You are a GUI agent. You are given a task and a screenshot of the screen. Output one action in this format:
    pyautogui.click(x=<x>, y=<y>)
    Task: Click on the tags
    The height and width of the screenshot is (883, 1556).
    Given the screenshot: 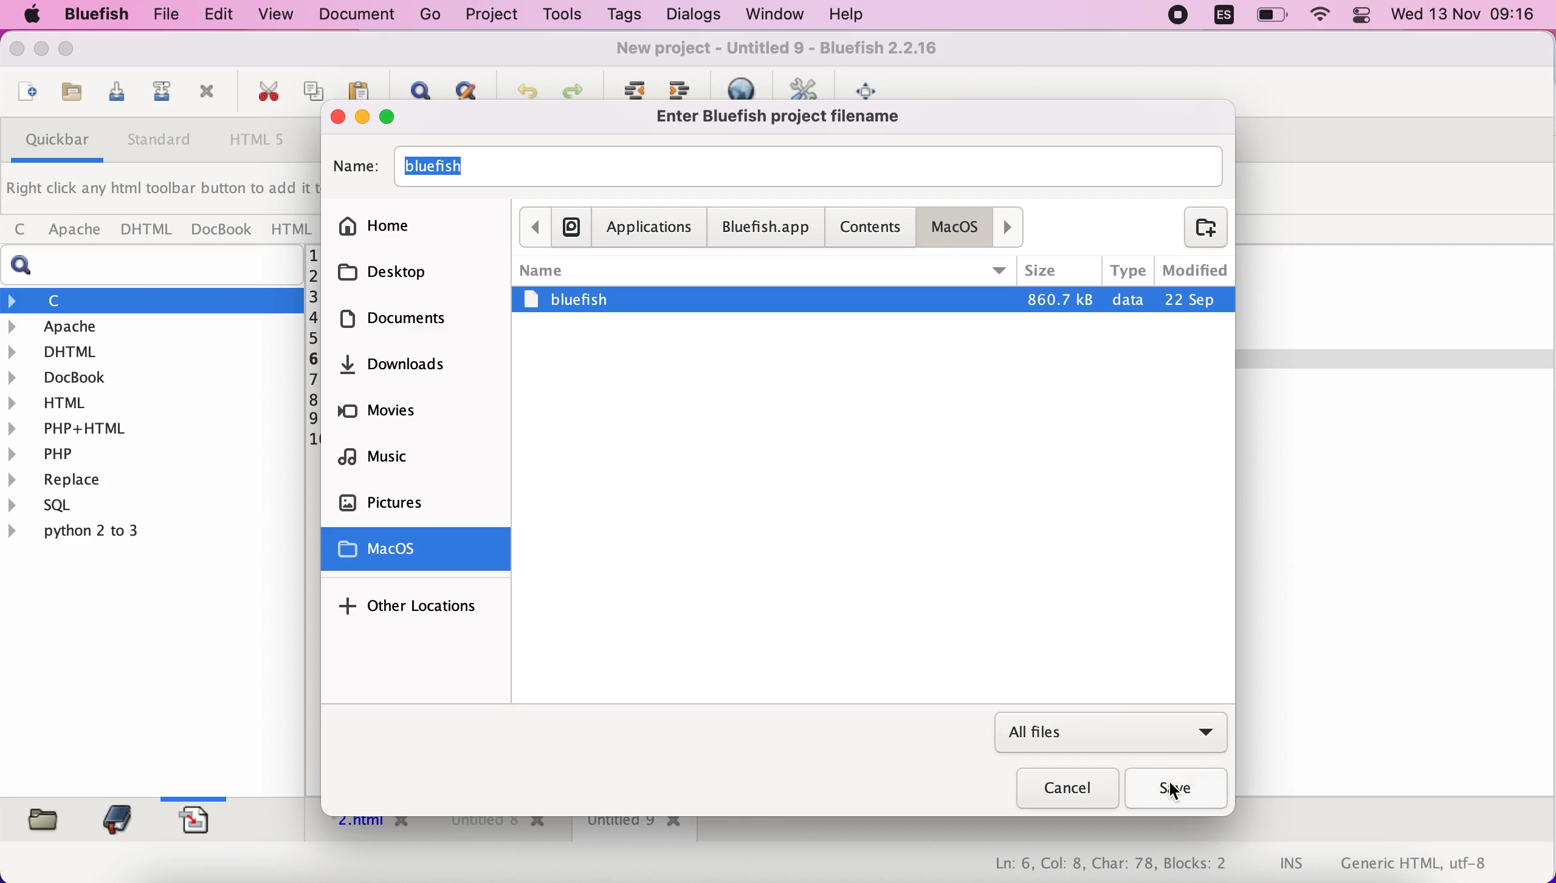 What is the action you would take?
    pyautogui.click(x=624, y=17)
    